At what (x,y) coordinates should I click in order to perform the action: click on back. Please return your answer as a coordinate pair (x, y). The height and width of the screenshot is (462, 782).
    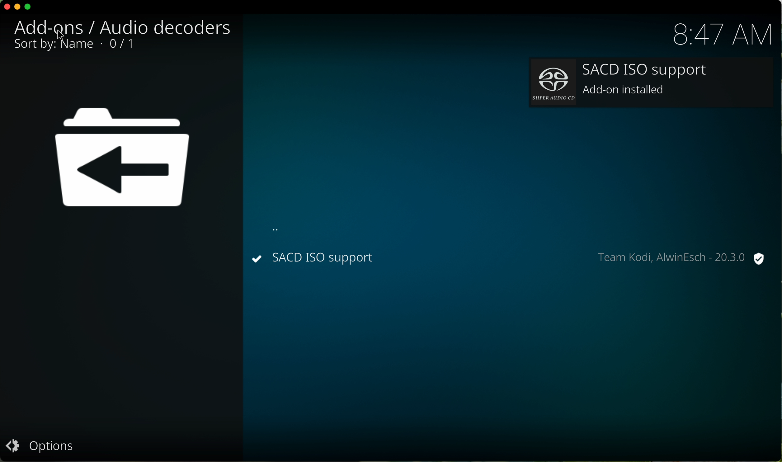
    Looking at the image, I should click on (280, 230).